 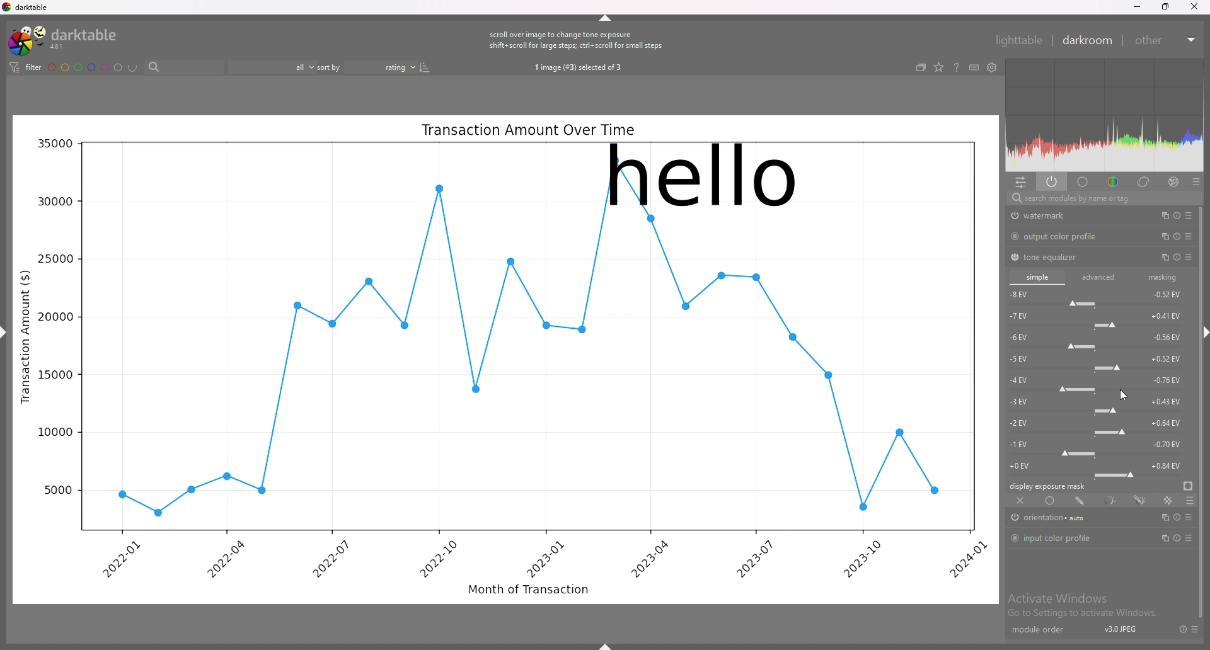 What do you see at coordinates (1176, 257) in the screenshot?
I see `multiple instance actions, reset and presets` at bounding box center [1176, 257].